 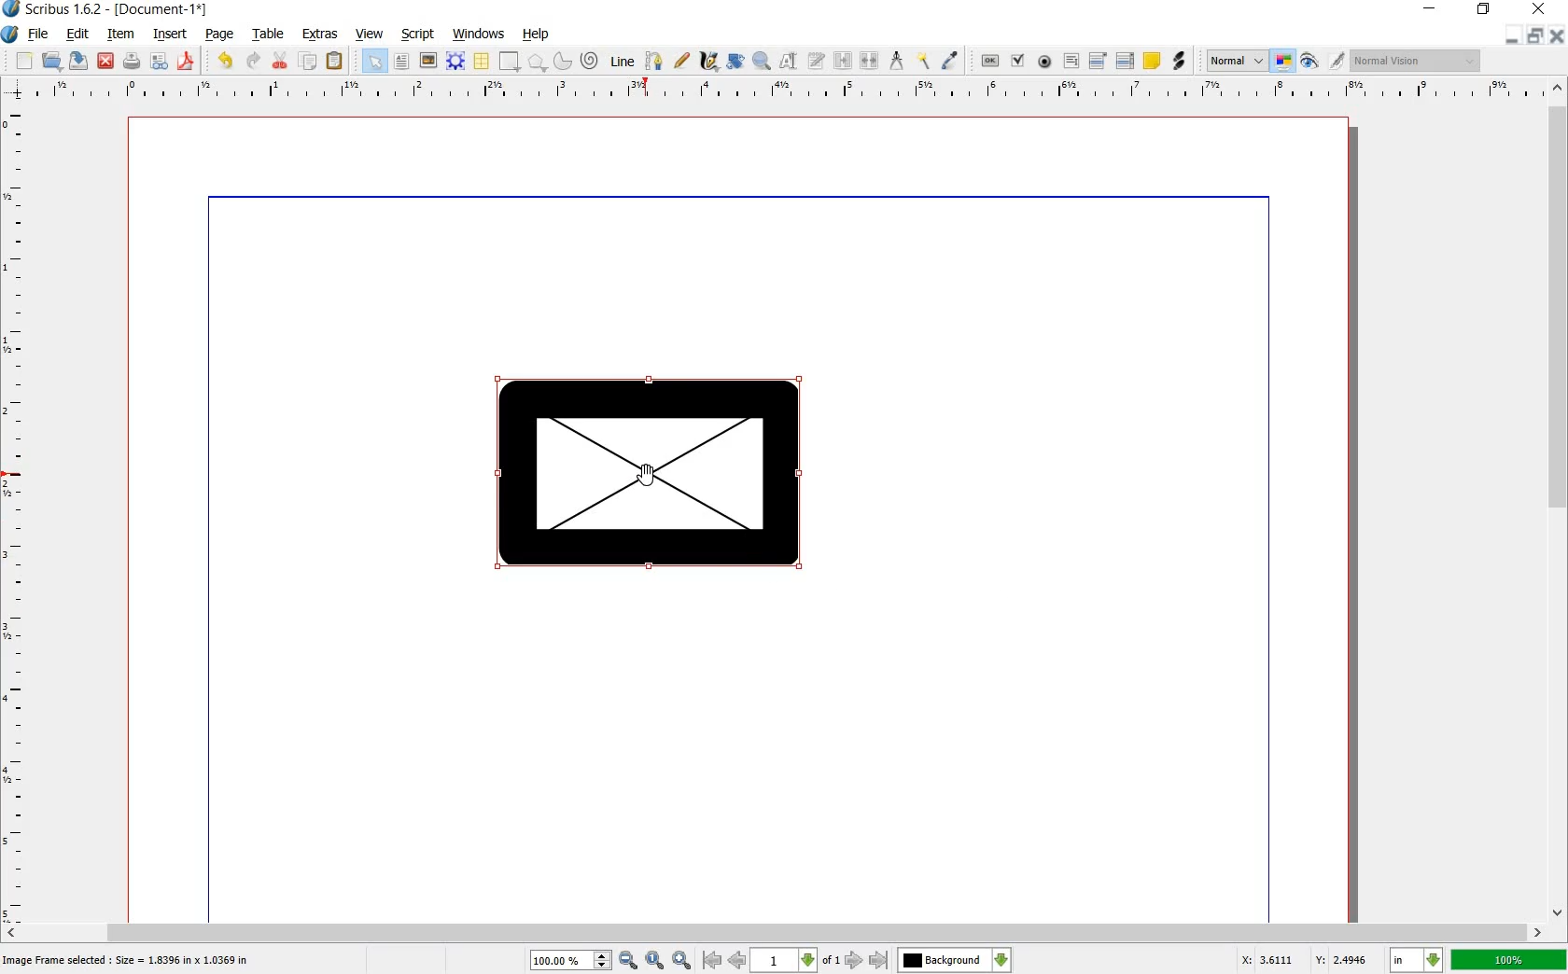 What do you see at coordinates (1256, 959) in the screenshot?
I see `coordinates x: 3.4729` at bounding box center [1256, 959].